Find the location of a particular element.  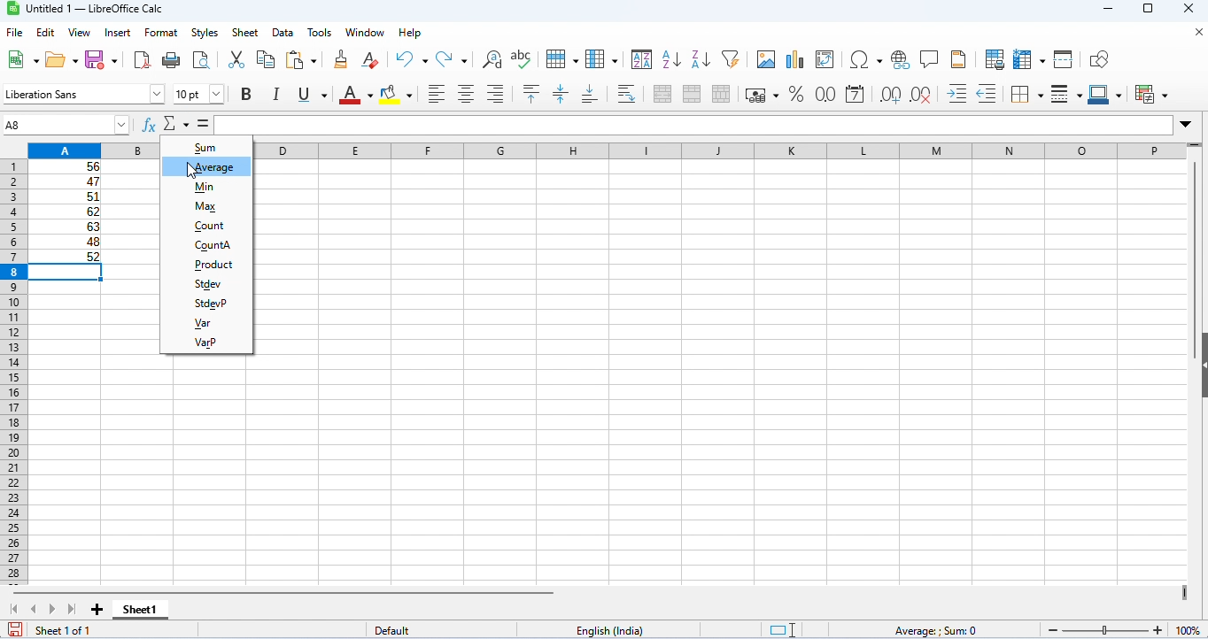

help is located at coordinates (412, 33).